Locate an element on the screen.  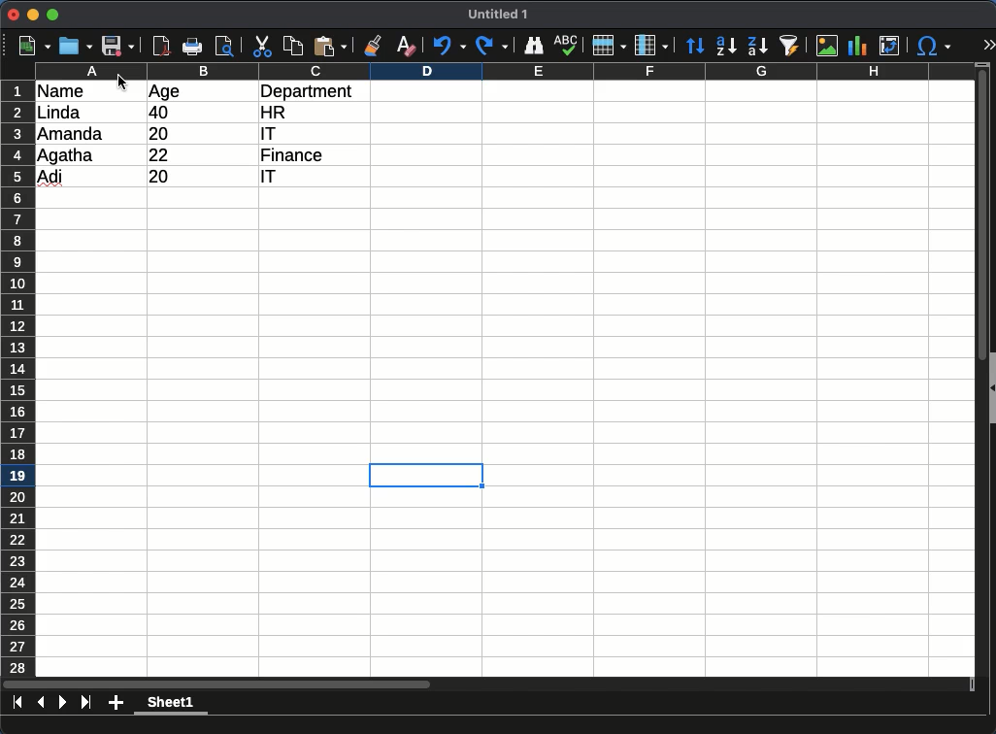
chart is located at coordinates (858, 46).